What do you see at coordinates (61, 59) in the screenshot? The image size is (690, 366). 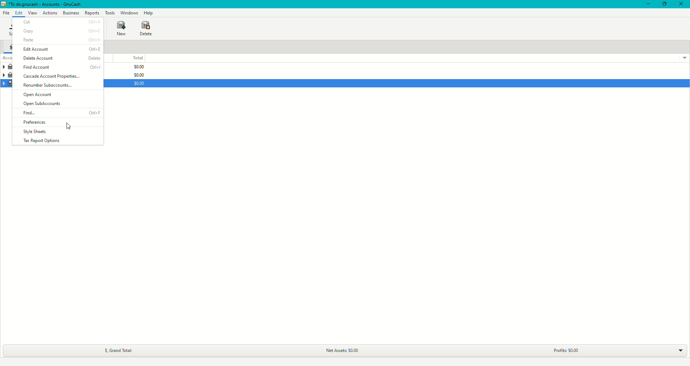 I see `Delete Account` at bounding box center [61, 59].